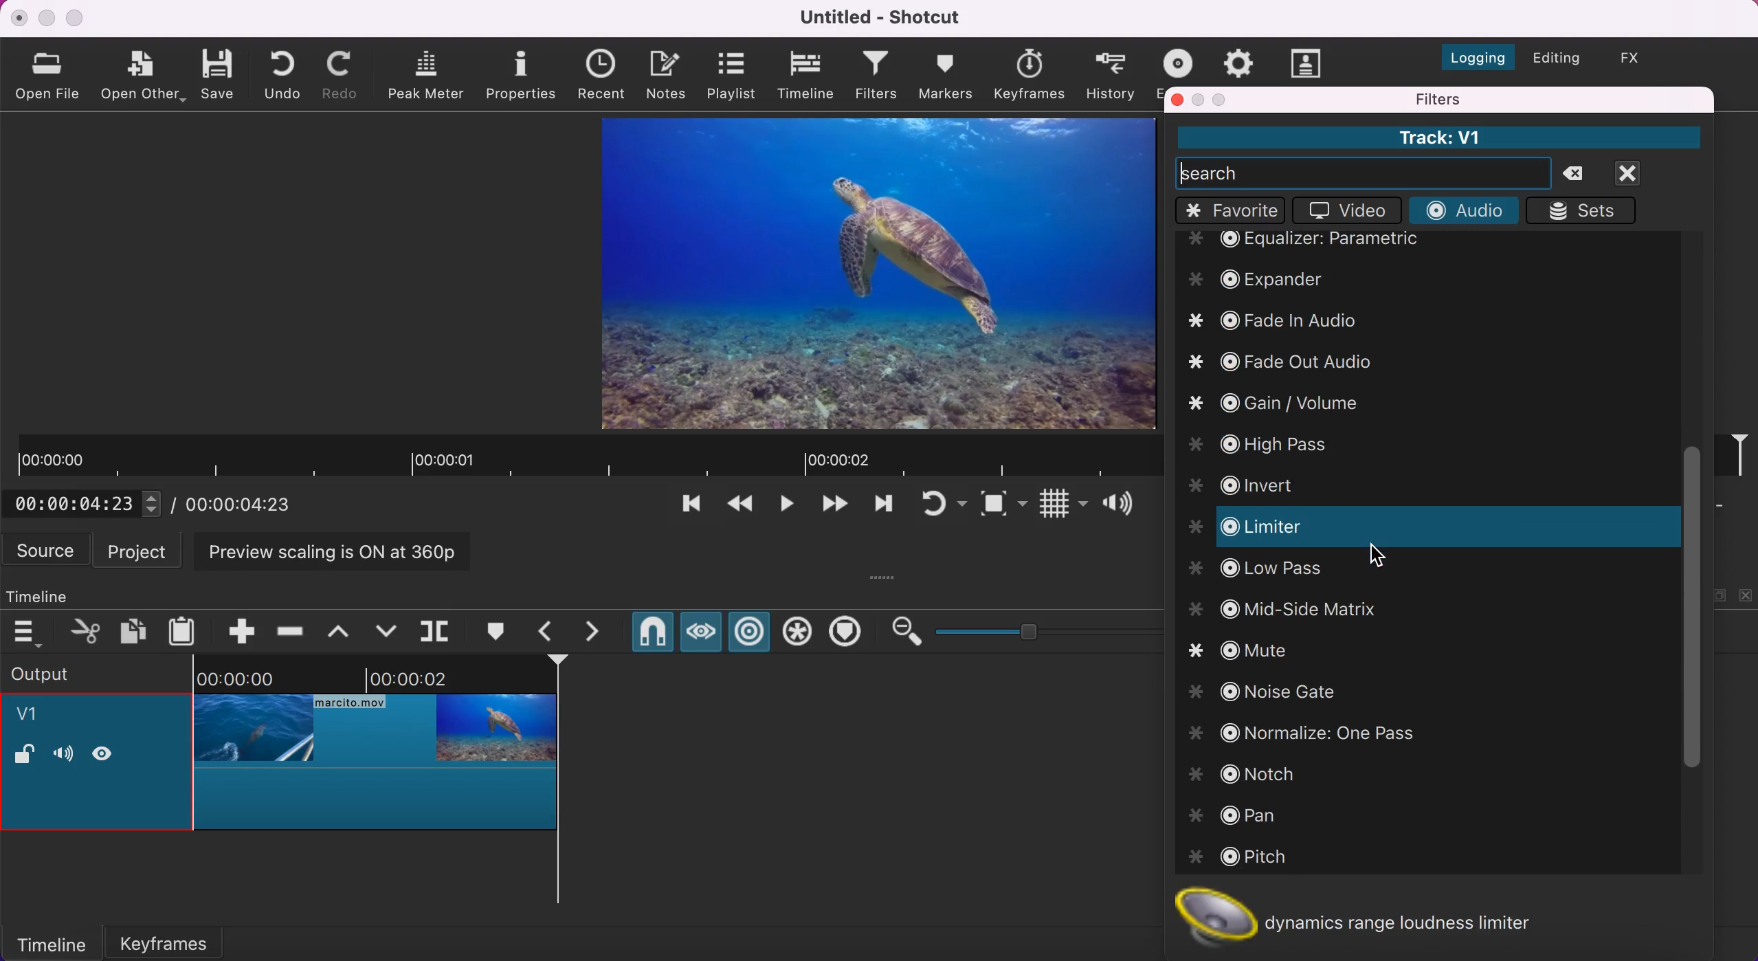 The width and height of the screenshot is (1758, 961). What do you see at coordinates (31, 632) in the screenshot?
I see `timeline menu` at bounding box center [31, 632].